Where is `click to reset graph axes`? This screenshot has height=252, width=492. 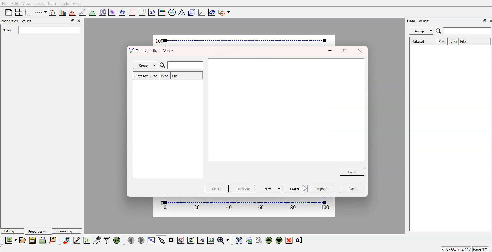 click to reset graph axes is located at coordinates (211, 240).